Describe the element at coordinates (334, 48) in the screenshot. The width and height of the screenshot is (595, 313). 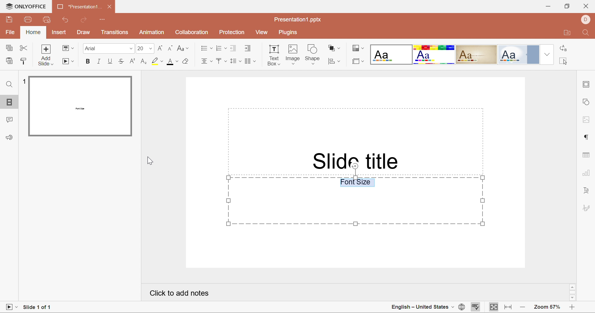
I see `Arrange shape` at that location.